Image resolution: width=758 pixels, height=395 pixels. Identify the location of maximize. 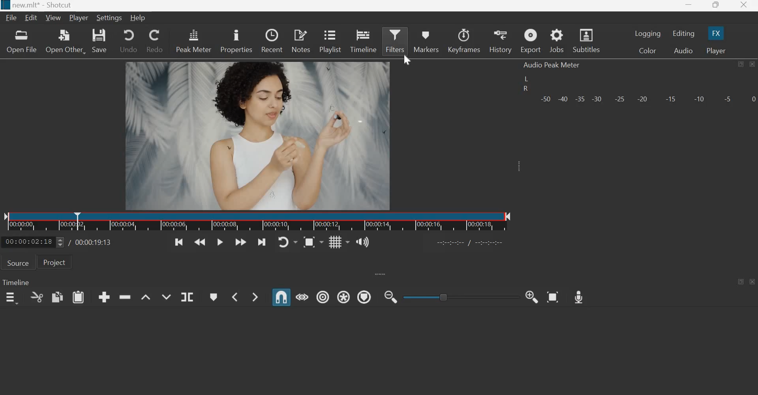
(741, 282).